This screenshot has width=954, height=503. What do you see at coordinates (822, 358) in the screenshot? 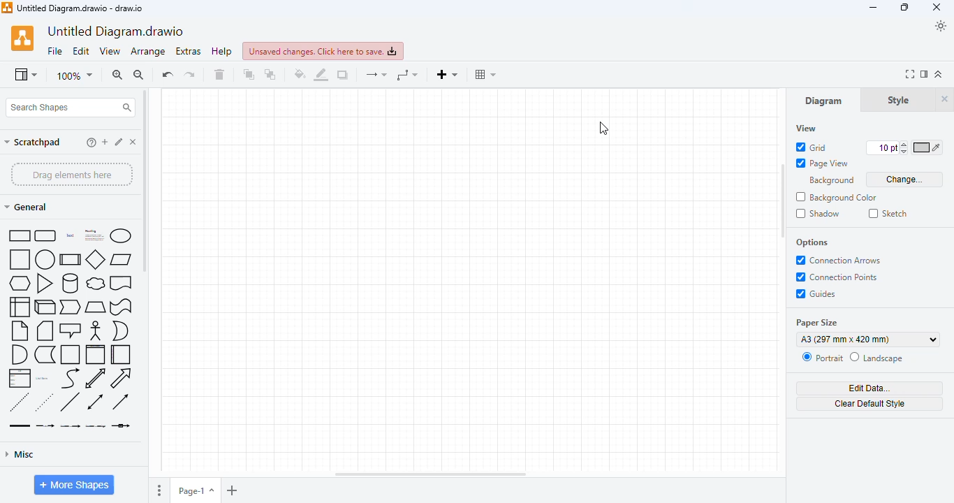
I see `portrait` at bounding box center [822, 358].